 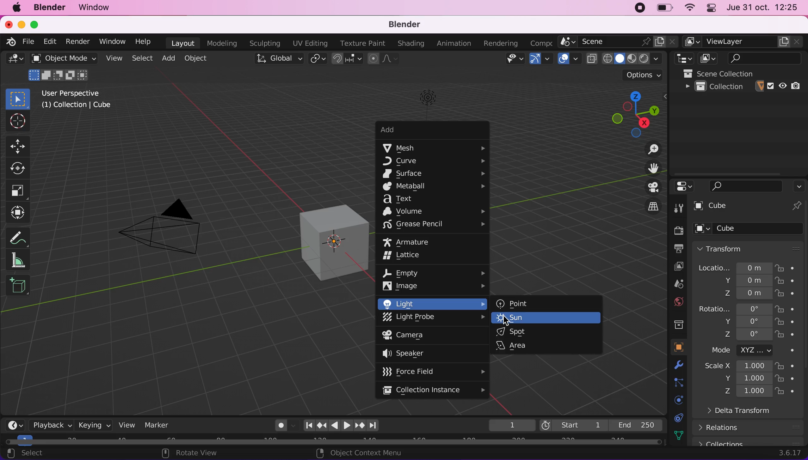 I want to click on scene, so click(x=673, y=285).